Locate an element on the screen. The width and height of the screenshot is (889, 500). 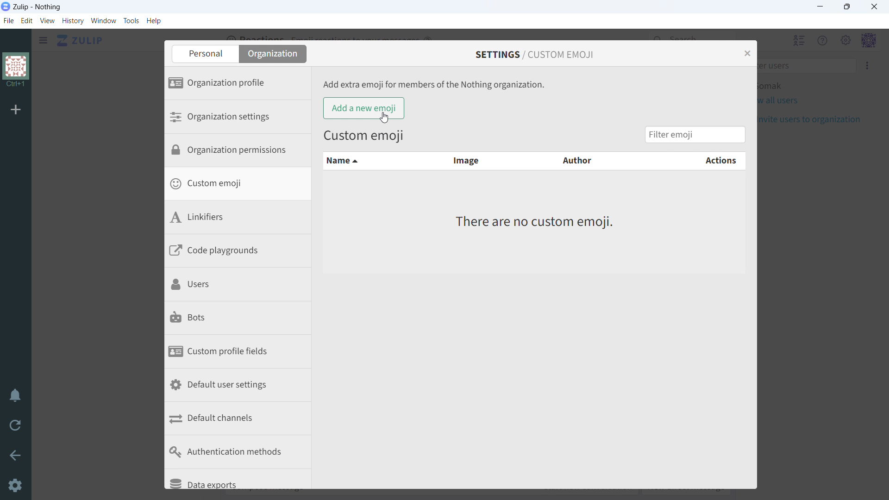
filter emoji is located at coordinates (695, 134).